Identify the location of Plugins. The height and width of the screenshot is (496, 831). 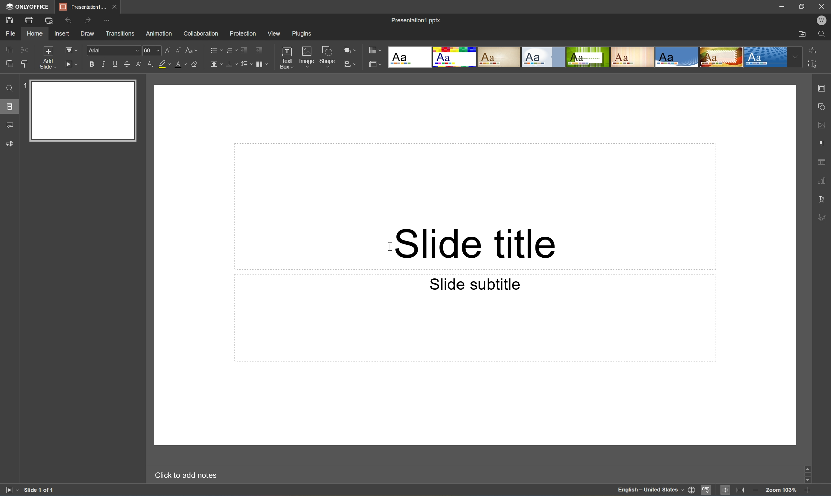
(303, 33).